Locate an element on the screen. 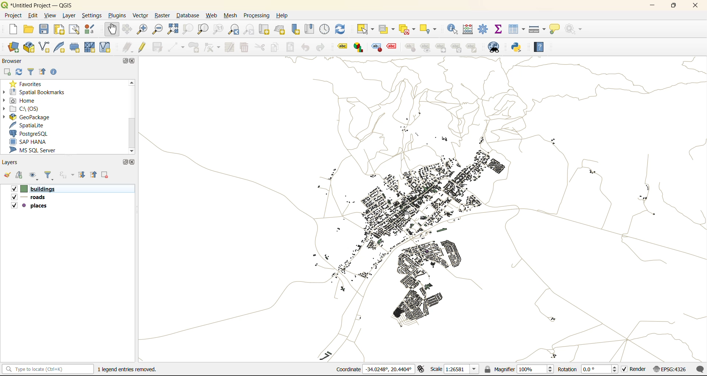 The height and width of the screenshot is (376, 707). help is located at coordinates (543, 47).